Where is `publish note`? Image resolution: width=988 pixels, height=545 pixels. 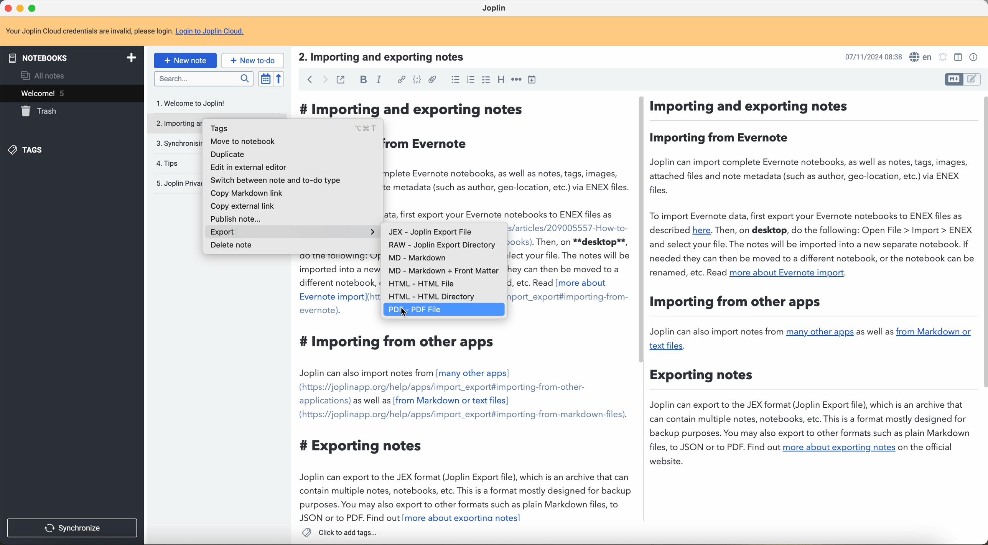 publish note is located at coordinates (235, 218).